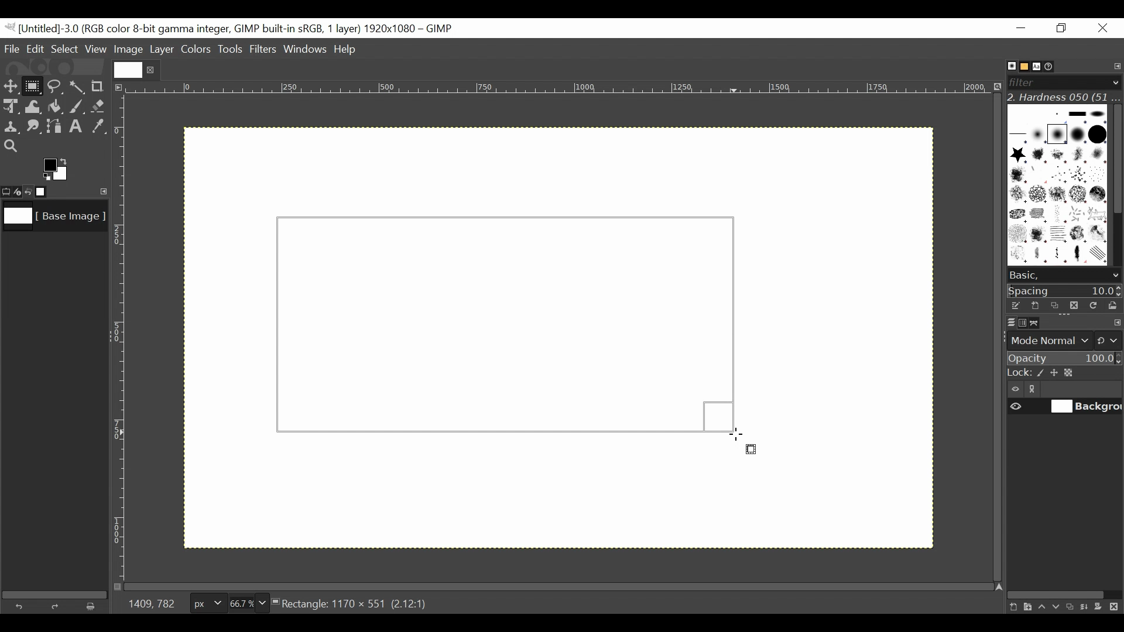  I want to click on Select, so click(65, 49).